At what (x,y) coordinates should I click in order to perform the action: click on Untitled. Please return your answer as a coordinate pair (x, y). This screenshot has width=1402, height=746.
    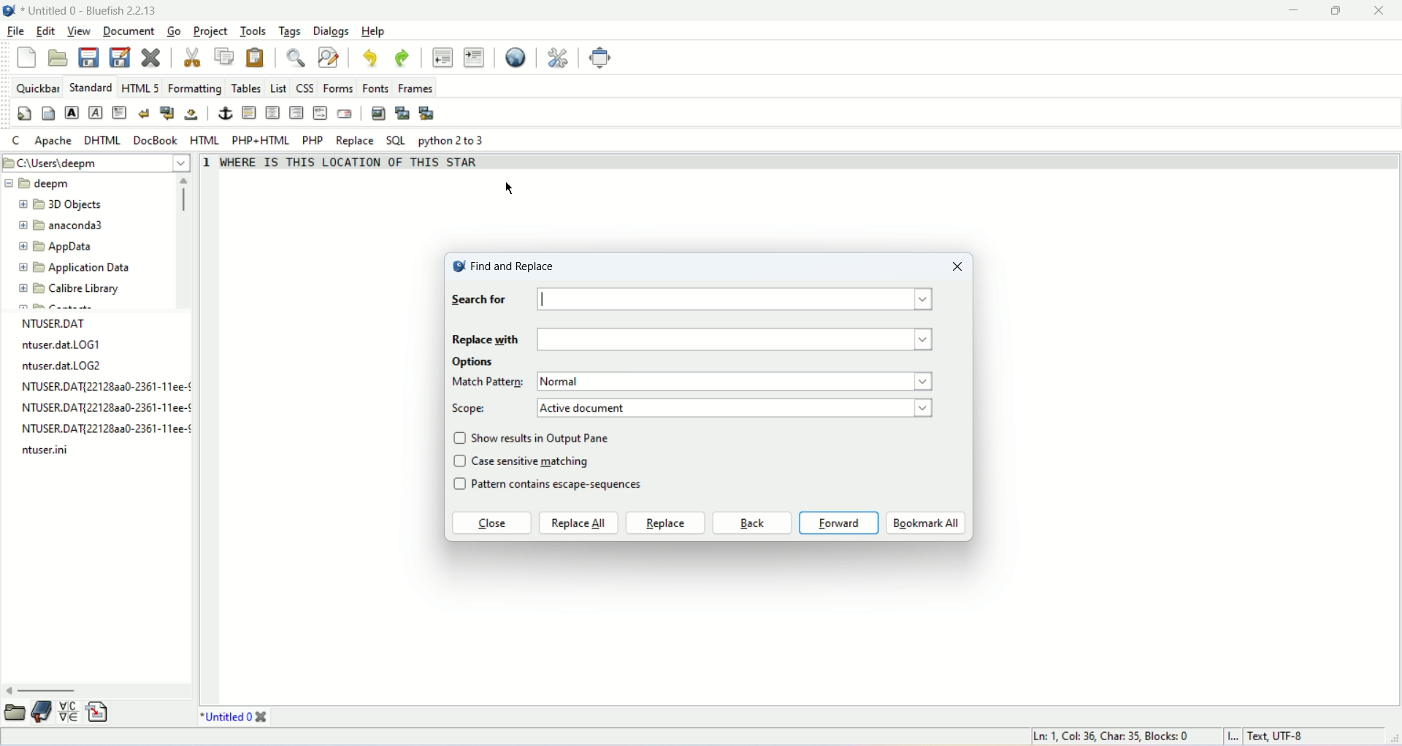
    Looking at the image, I should click on (226, 716).